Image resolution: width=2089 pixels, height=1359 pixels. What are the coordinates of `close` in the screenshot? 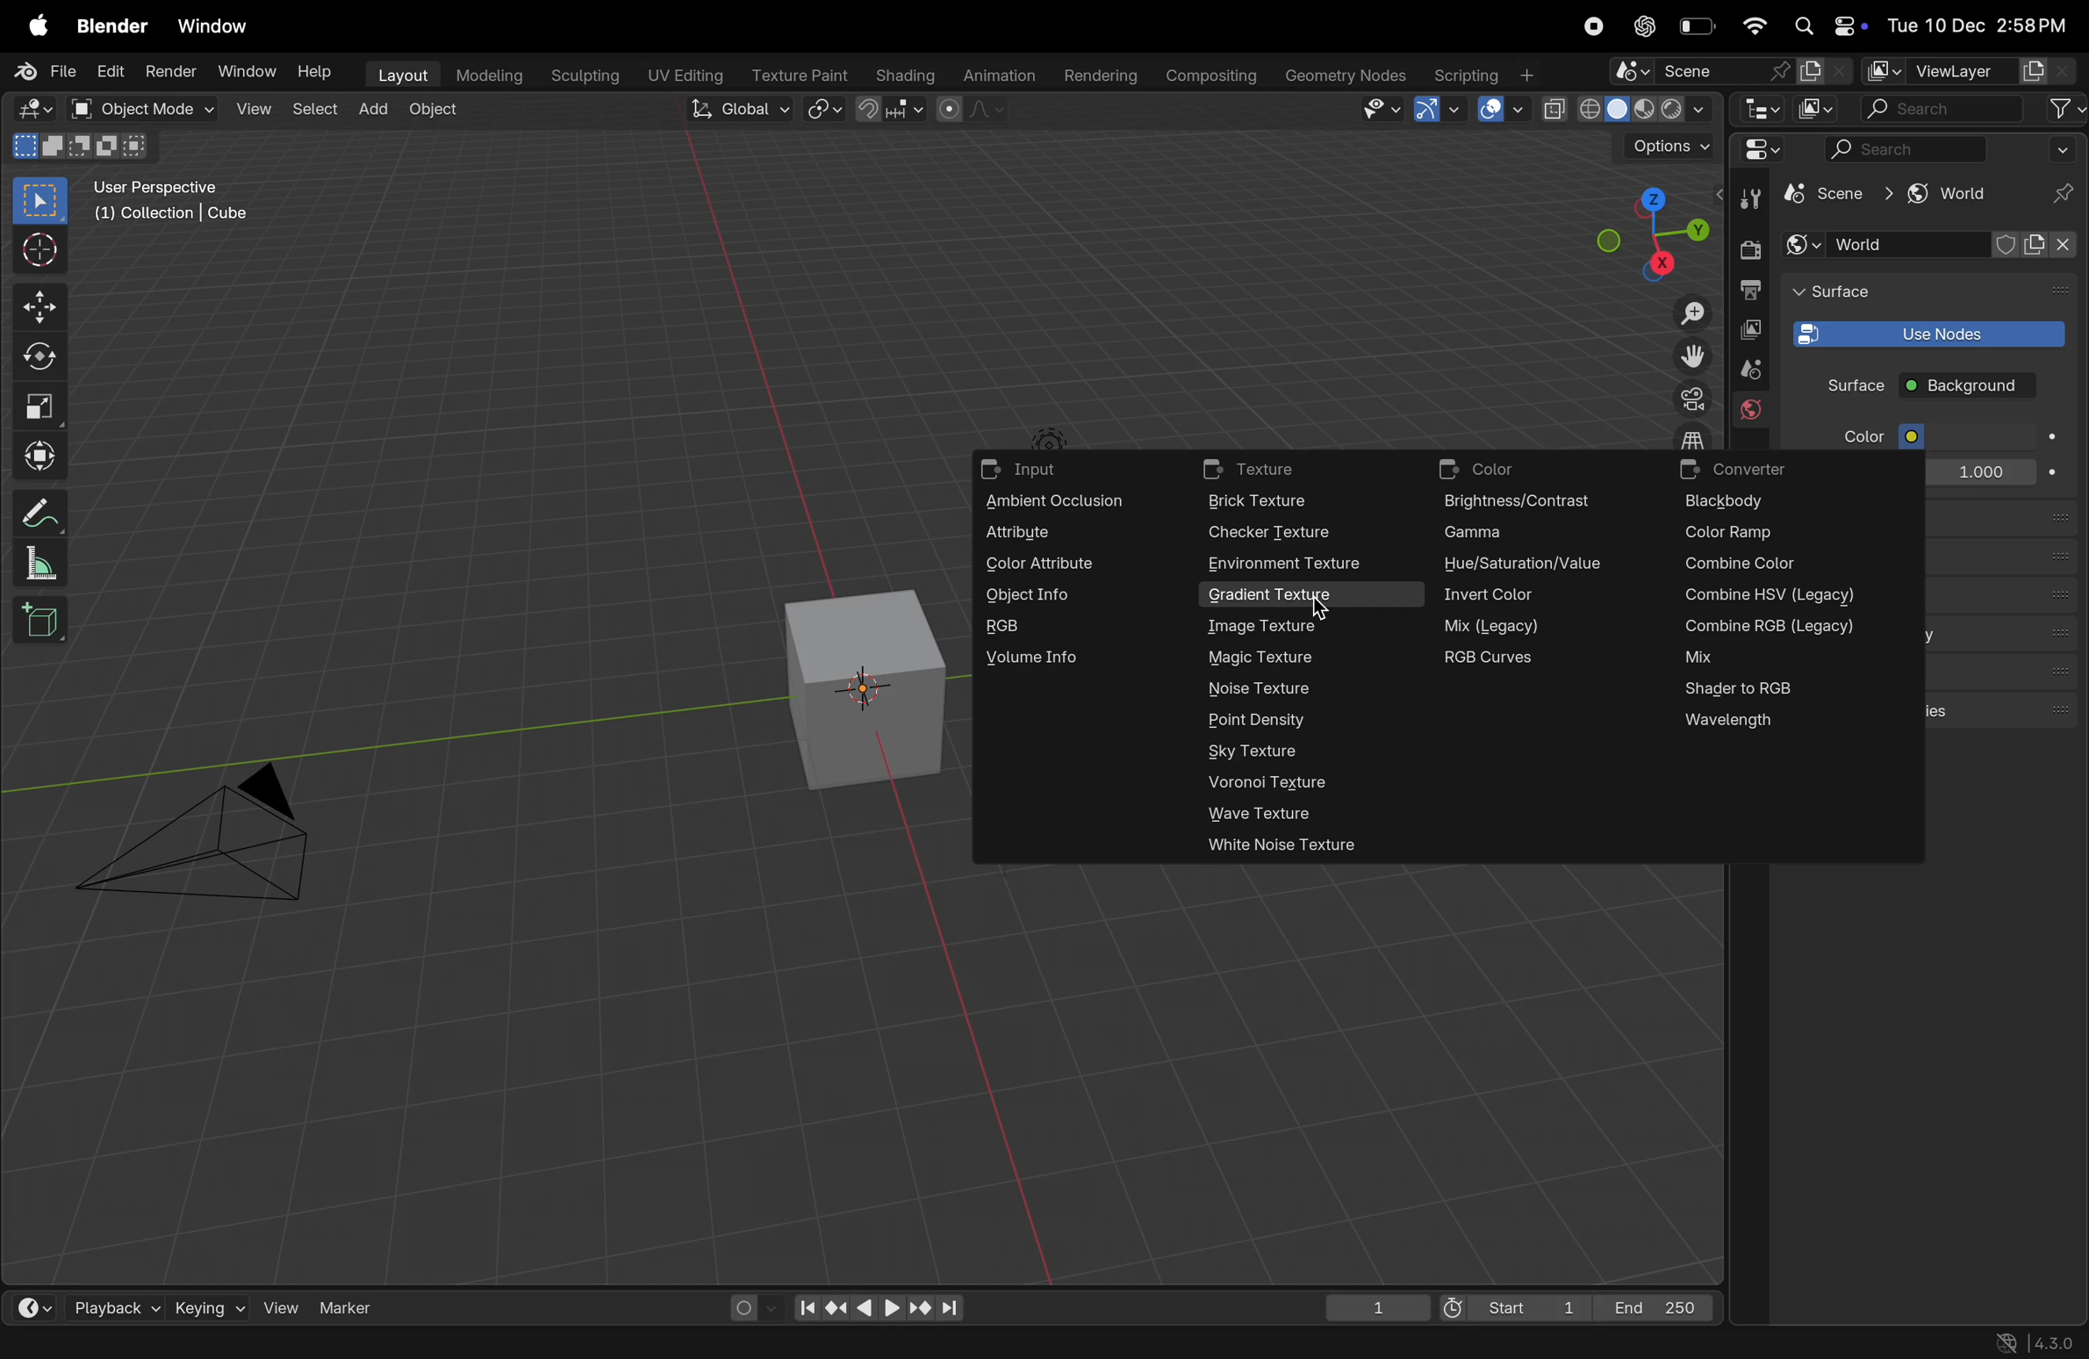 It's located at (2054, 254).